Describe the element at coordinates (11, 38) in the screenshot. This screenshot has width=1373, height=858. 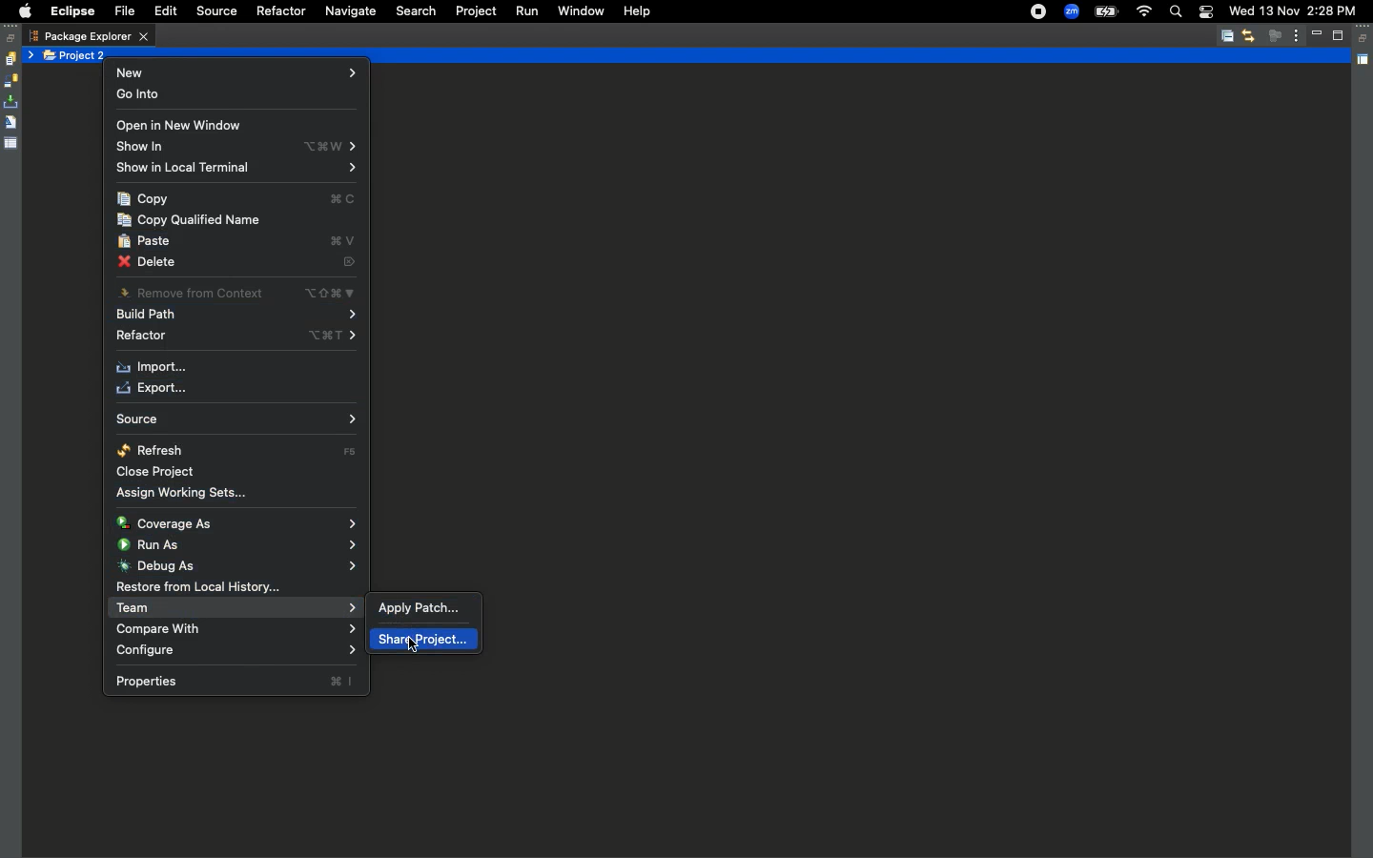
I see `Restore` at that location.